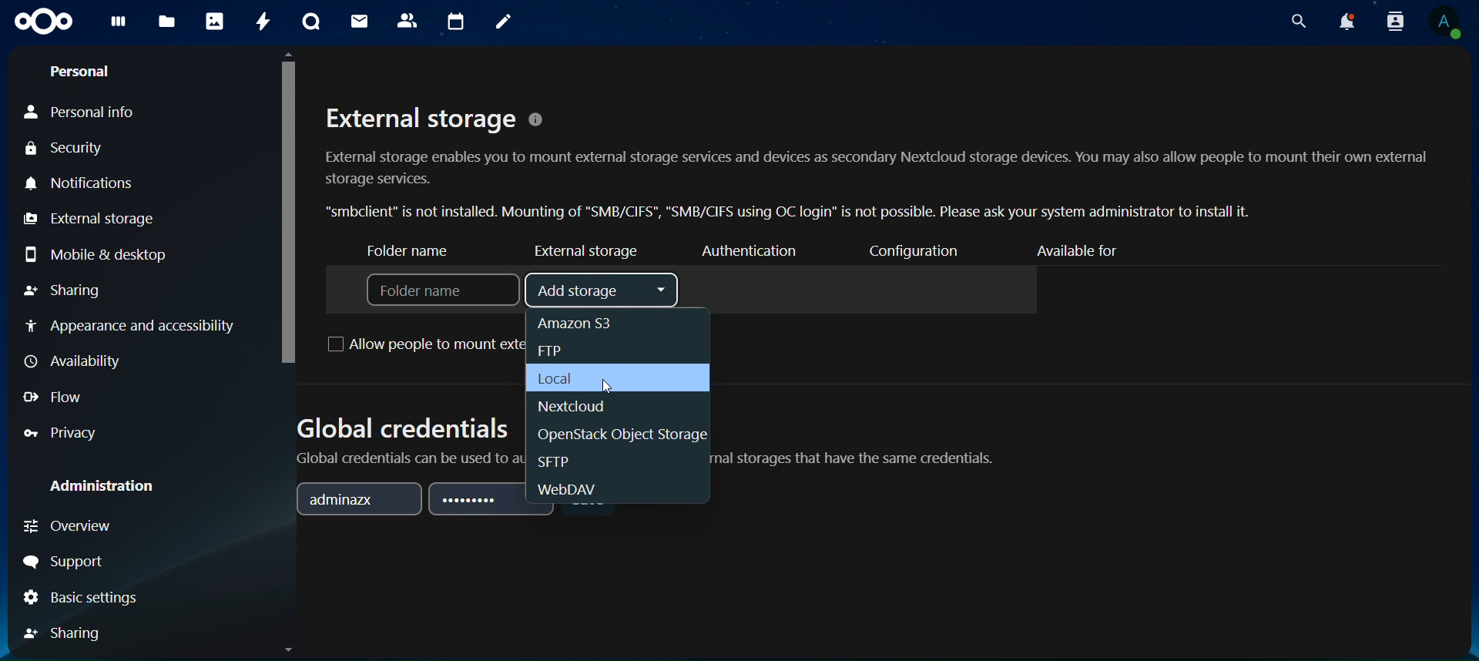 Image resolution: width=1479 pixels, height=661 pixels. What do you see at coordinates (1348, 21) in the screenshot?
I see `notifications` at bounding box center [1348, 21].